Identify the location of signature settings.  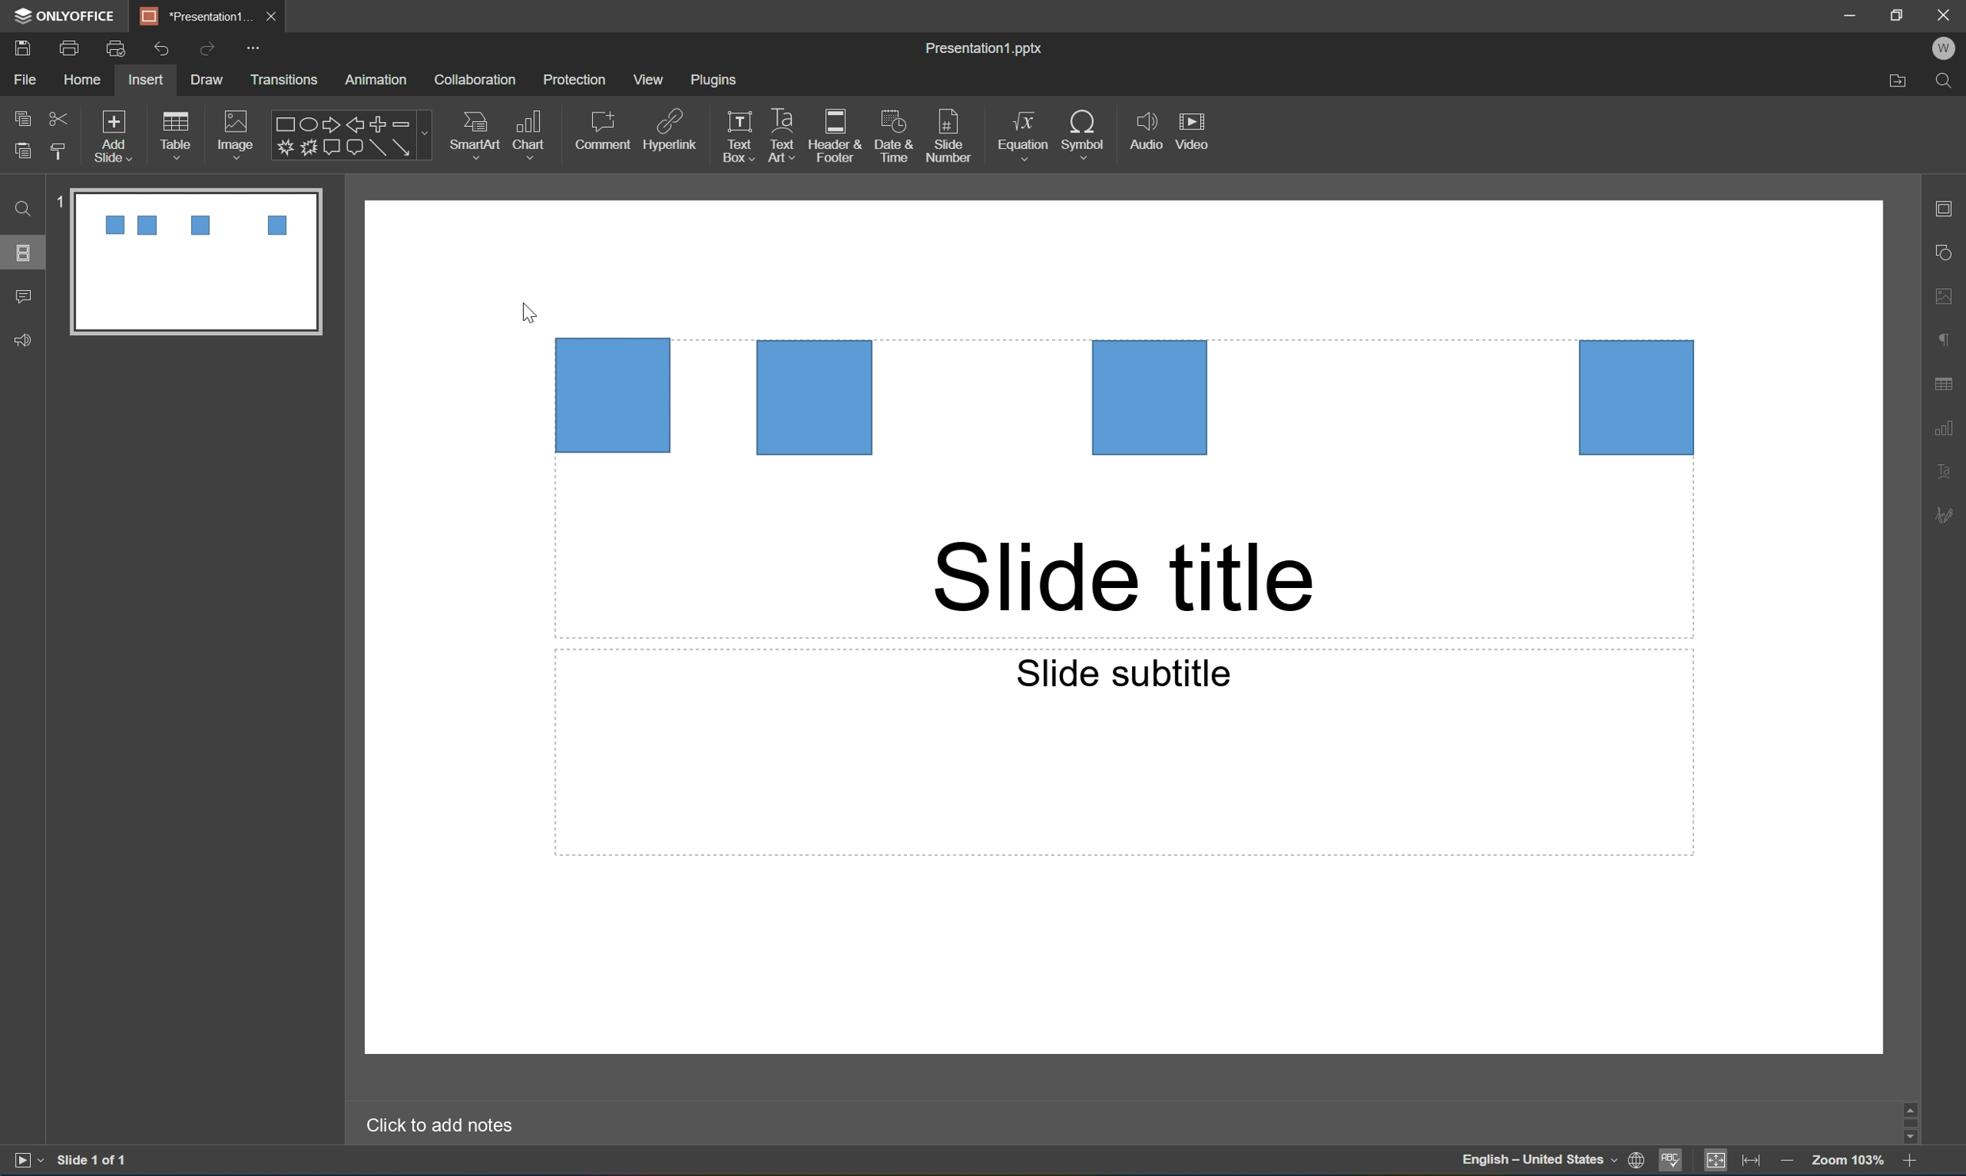
(1949, 516).